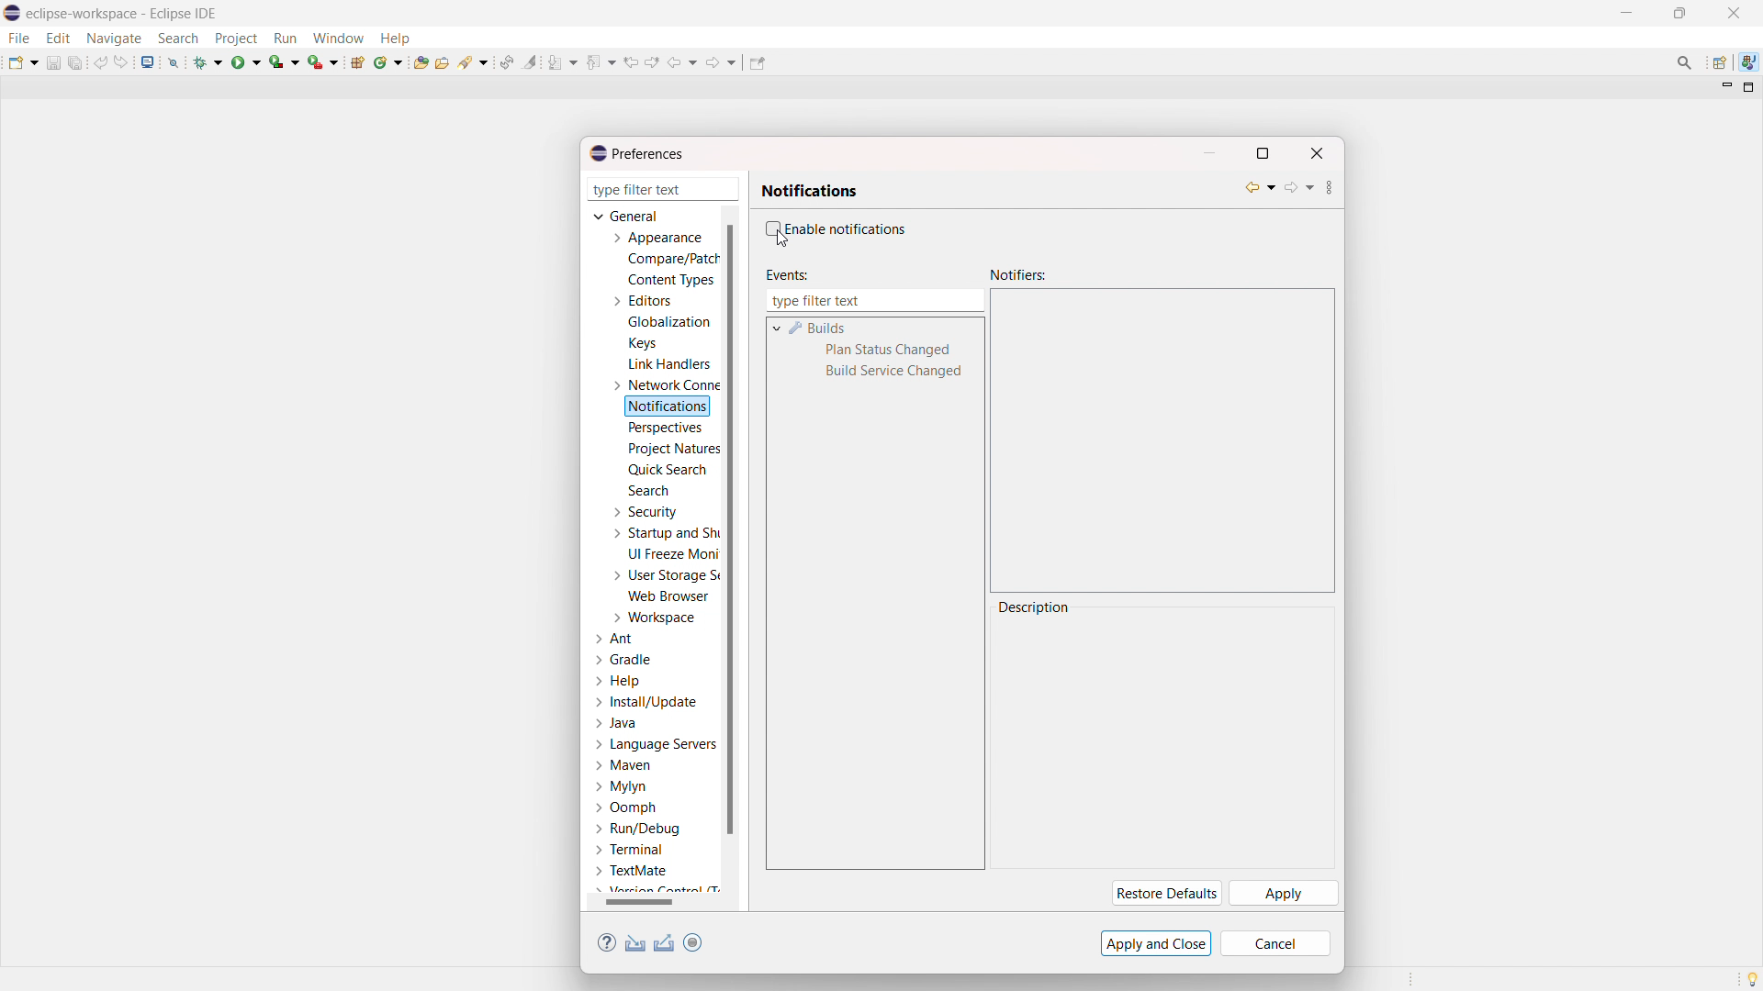 The width and height of the screenshot is (1763, 991). Describe the element at coordinates (648, 703) in the screenshot. I see `install/update` at that location.